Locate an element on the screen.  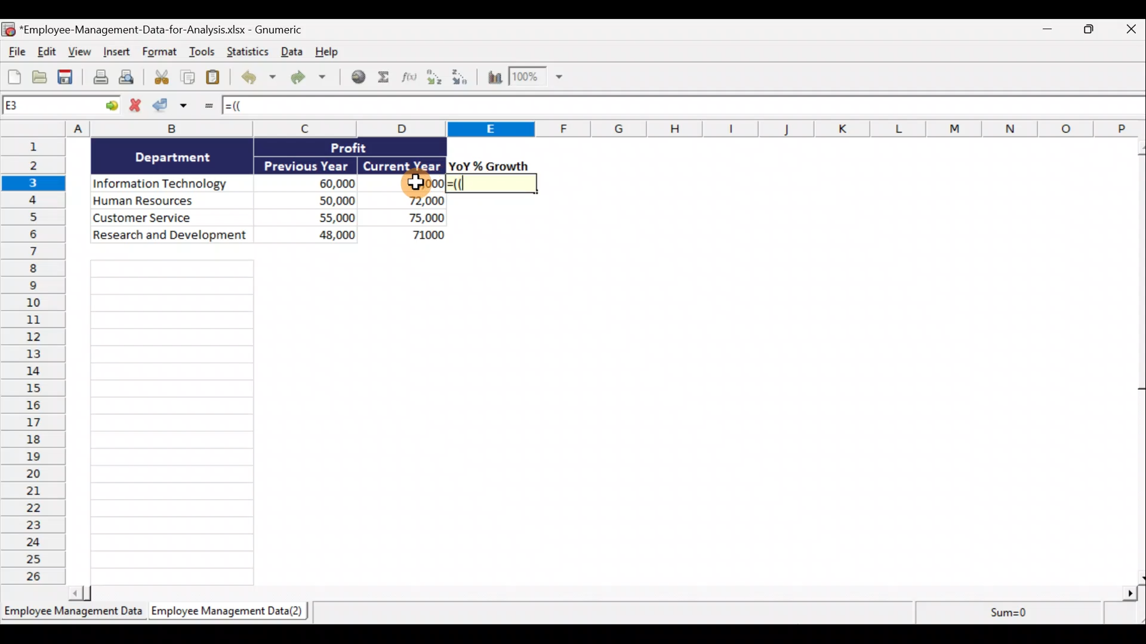
Document name is located at coordinates (164, 29).